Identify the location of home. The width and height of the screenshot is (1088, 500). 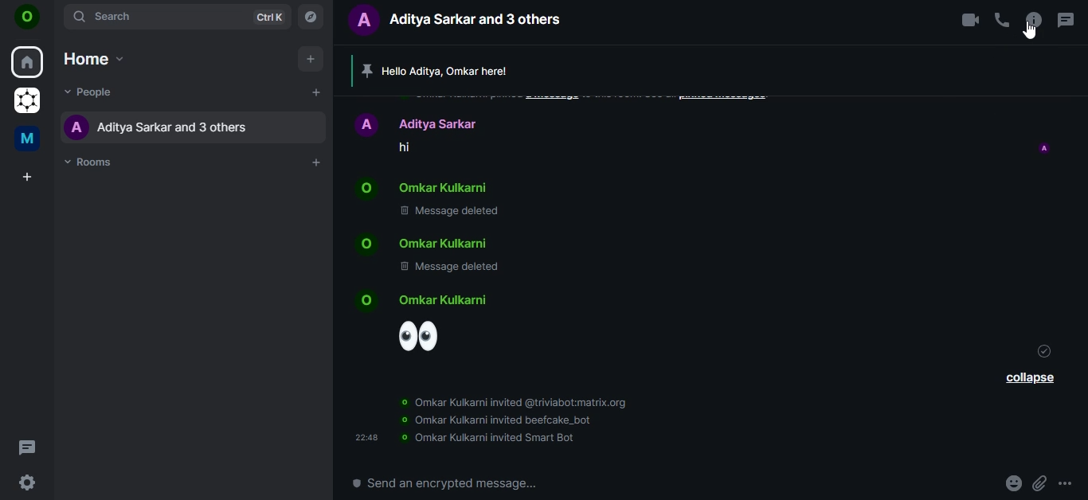
(28, 61).